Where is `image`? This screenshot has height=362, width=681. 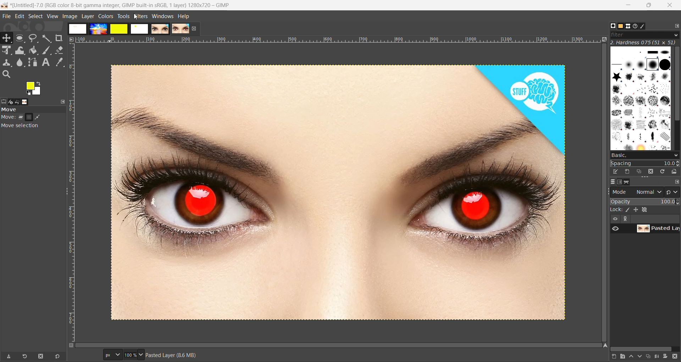 image is located at coordinates (68, 16).